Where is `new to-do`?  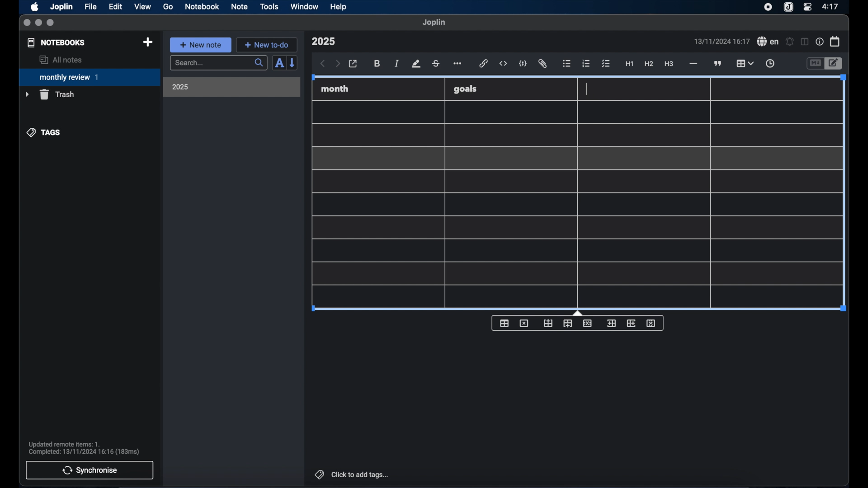
new to-do is located at coordinates (267, 45).